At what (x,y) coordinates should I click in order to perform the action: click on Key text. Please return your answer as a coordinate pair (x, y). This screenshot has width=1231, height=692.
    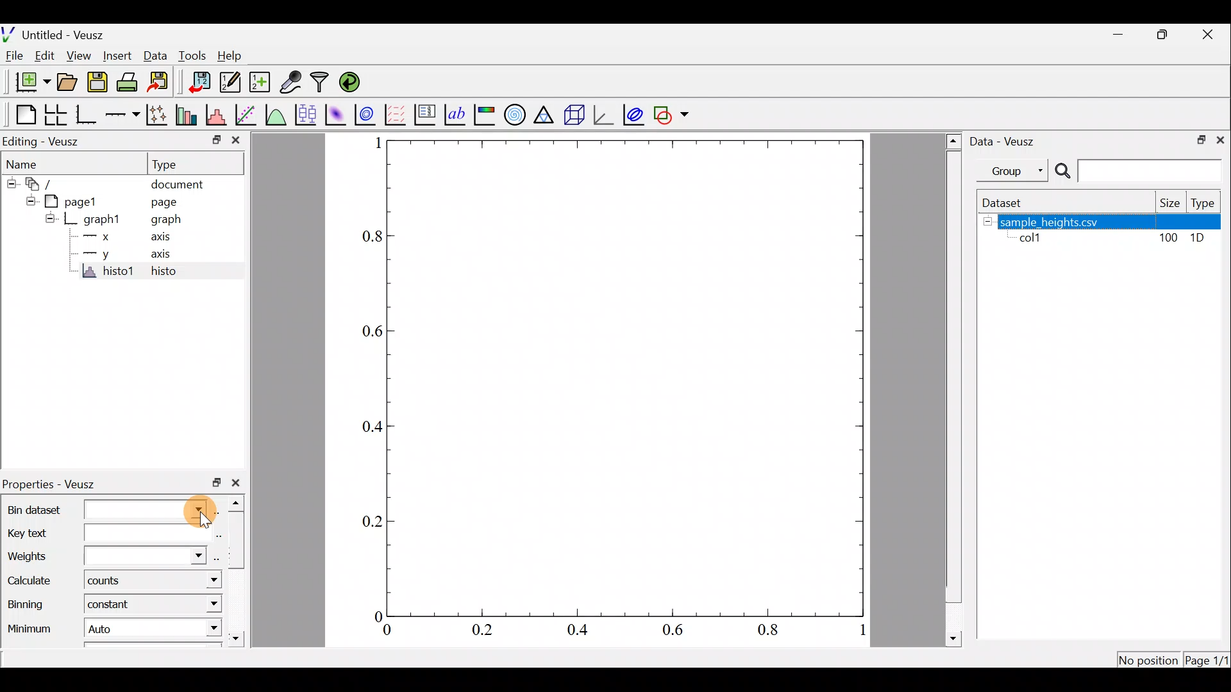
    Looking at the image, I should click on (97, 531).